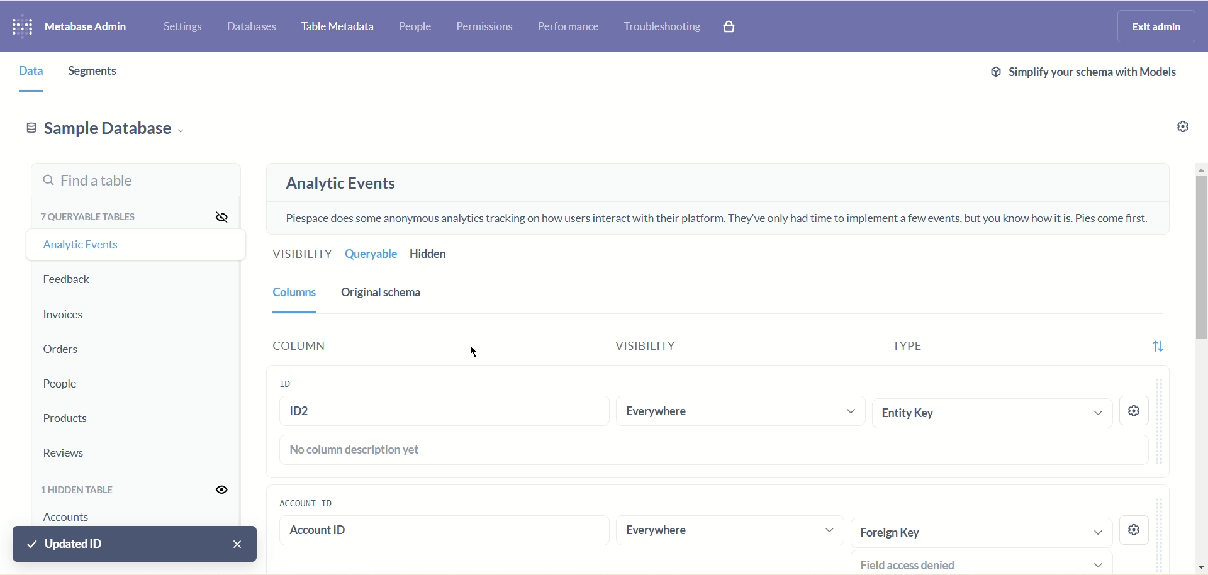 Image resolution: width=1208 pixels, height=575 pixels. What do you see at coordinates (216, 248) in the screenshot?
I see `Hide` at bounding box center [216, 248].